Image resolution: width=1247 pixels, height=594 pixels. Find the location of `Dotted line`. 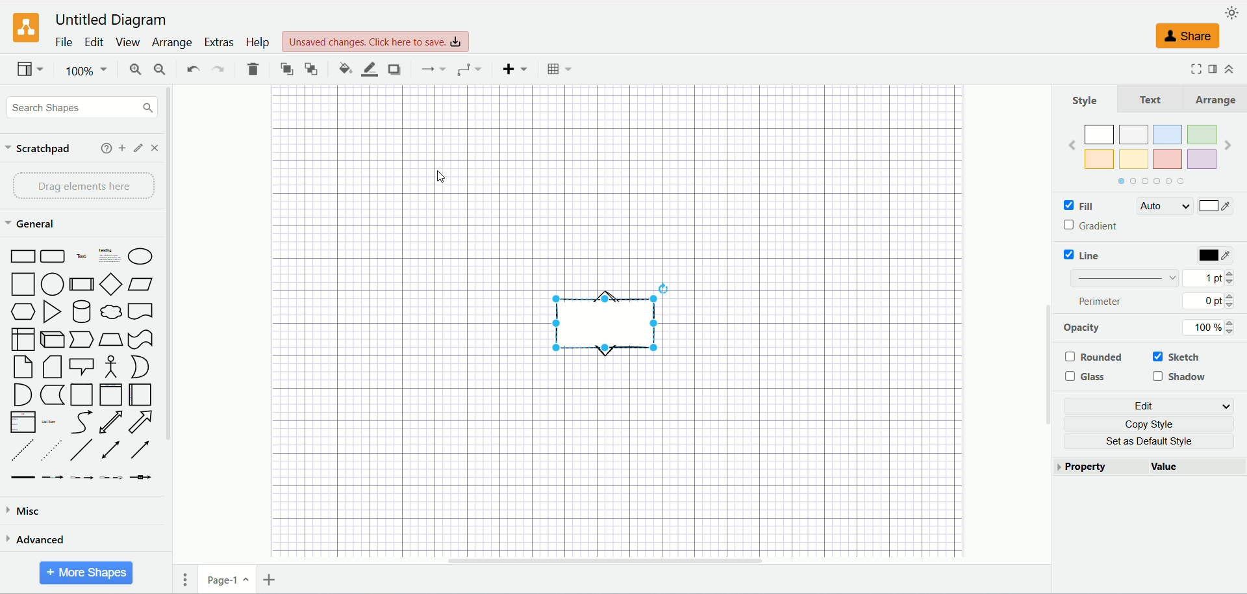

Dotted line is located at coordinates (51, 449).